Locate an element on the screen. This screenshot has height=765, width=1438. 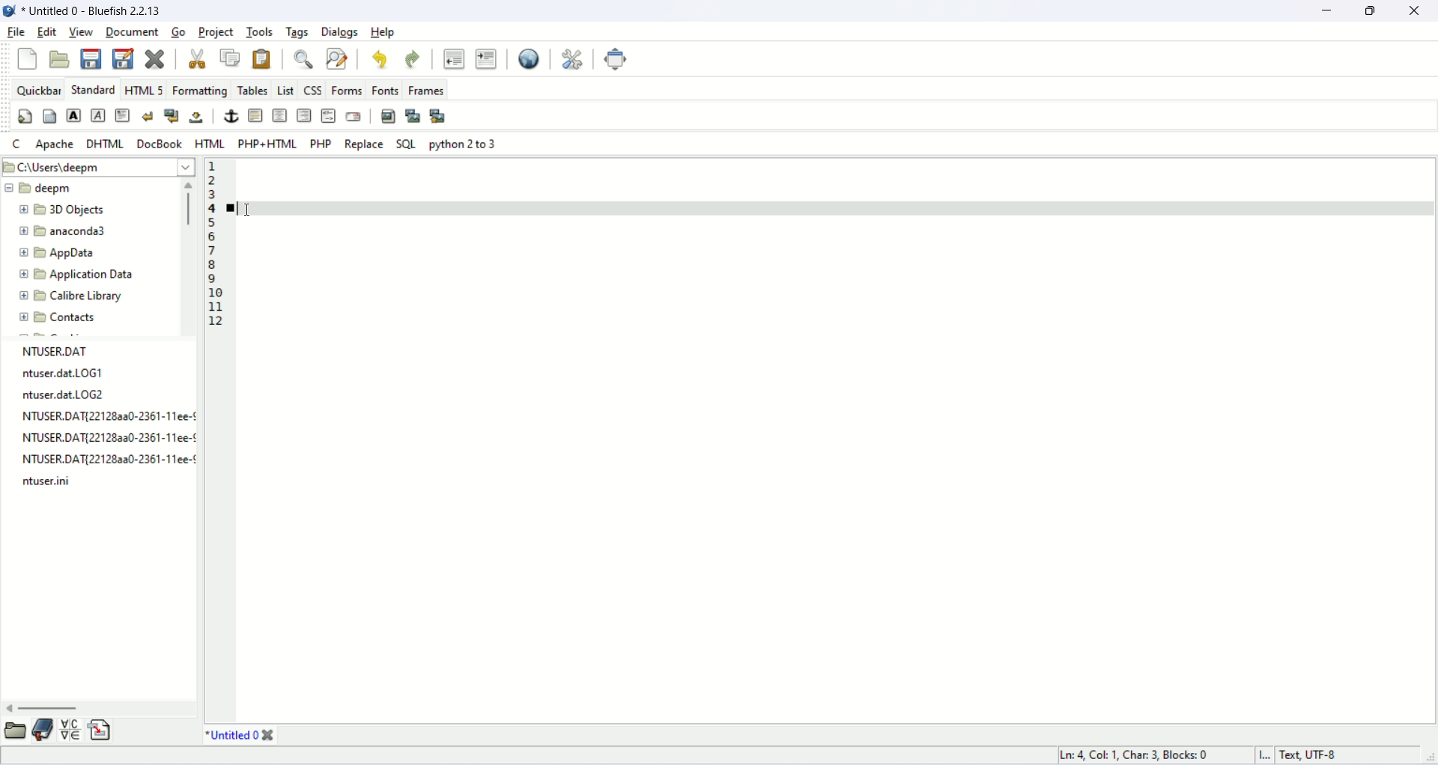
deepm is located at coordinates (41, 189).